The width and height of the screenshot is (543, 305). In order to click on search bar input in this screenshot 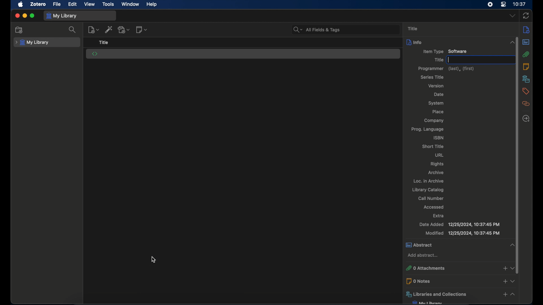, I will do `click(353, 29)`.